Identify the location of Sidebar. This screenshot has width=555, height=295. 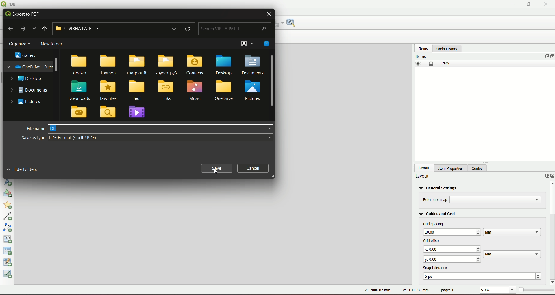
(273, 81).